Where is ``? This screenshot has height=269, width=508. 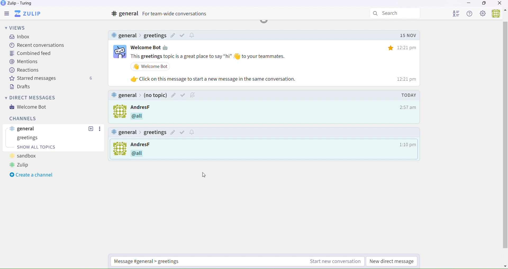  is located at coordinates (183, 35).